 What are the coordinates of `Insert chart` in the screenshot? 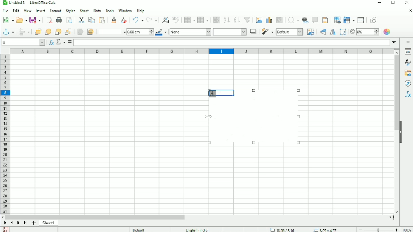 It's located at (269, 20).